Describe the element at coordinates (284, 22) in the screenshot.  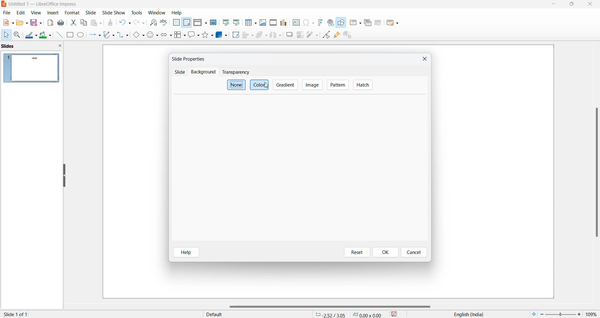
I see `insert charts ` at that location.